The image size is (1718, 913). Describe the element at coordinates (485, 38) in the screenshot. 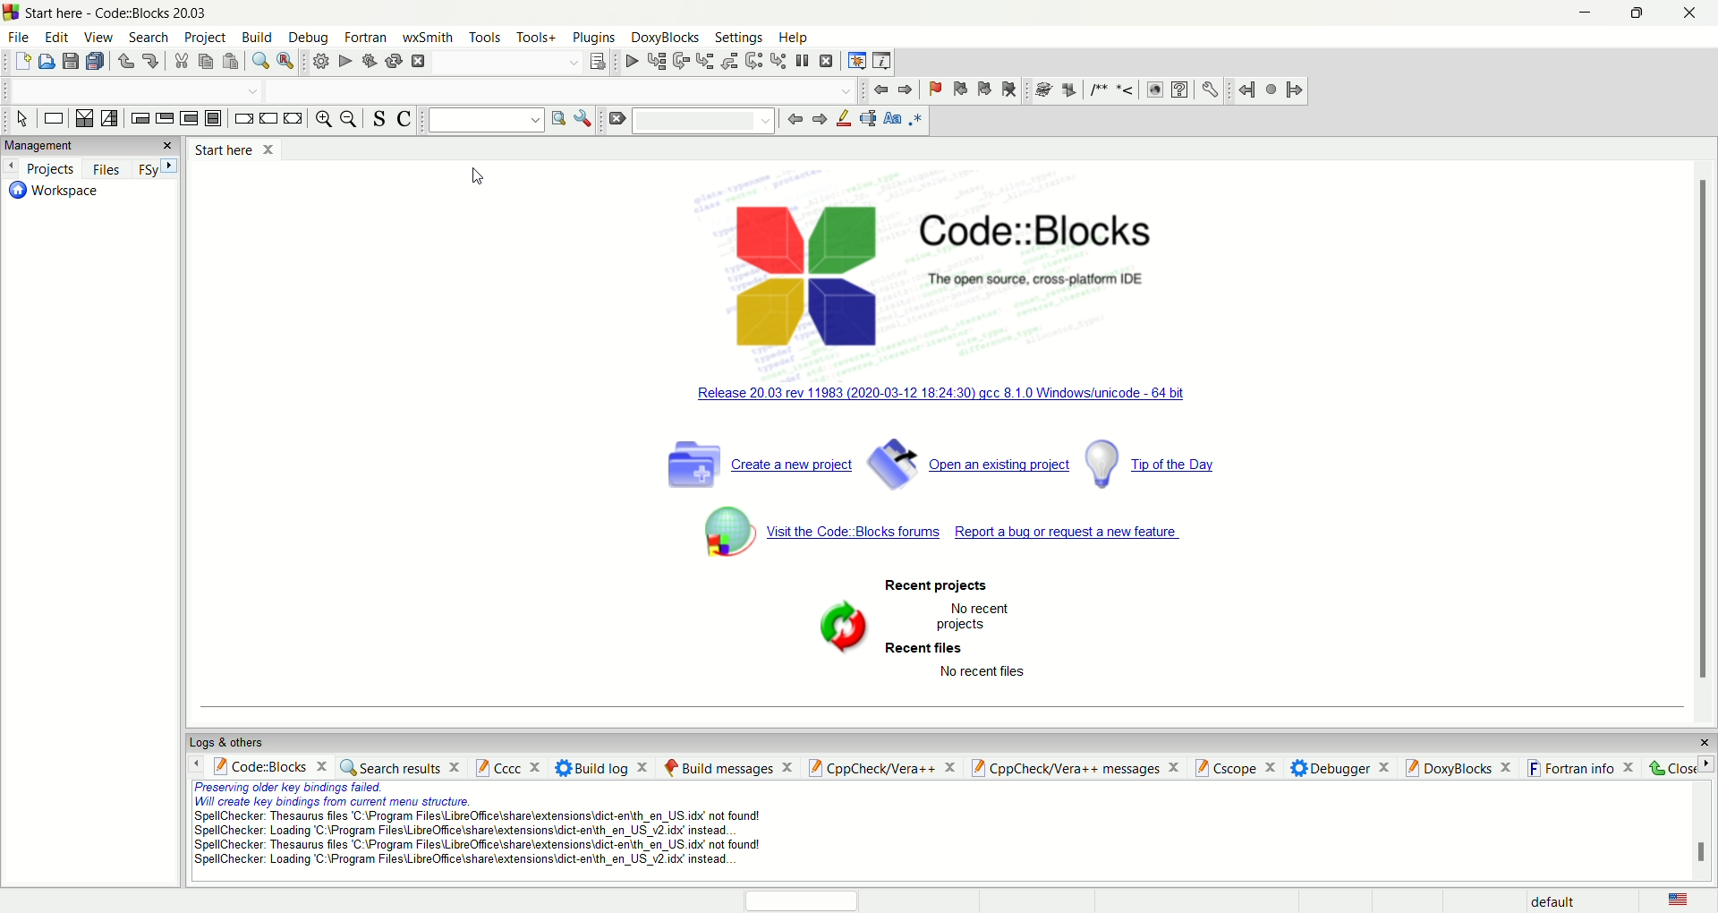

I see `tools` at that location.